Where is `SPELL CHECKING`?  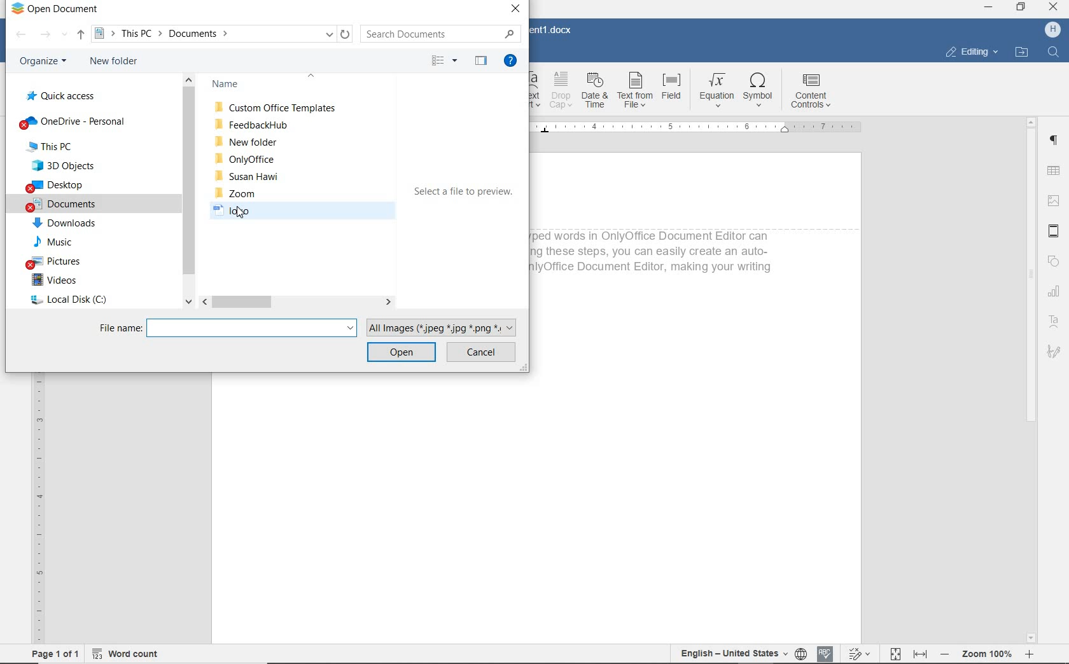
SPELL CHECKING is located at coordinates (826, 653).